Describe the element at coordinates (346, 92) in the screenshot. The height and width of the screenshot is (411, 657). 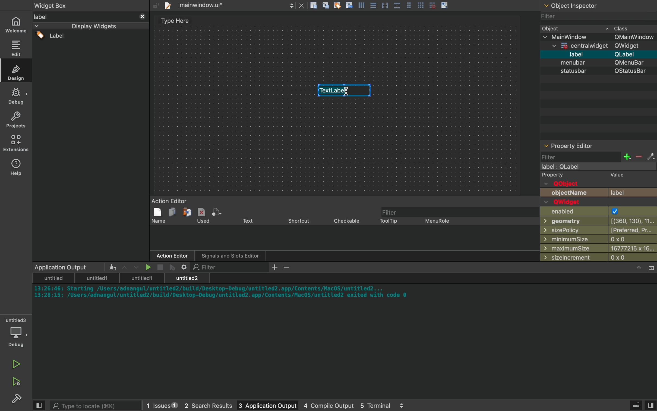
I see `Text cursor` at that location.